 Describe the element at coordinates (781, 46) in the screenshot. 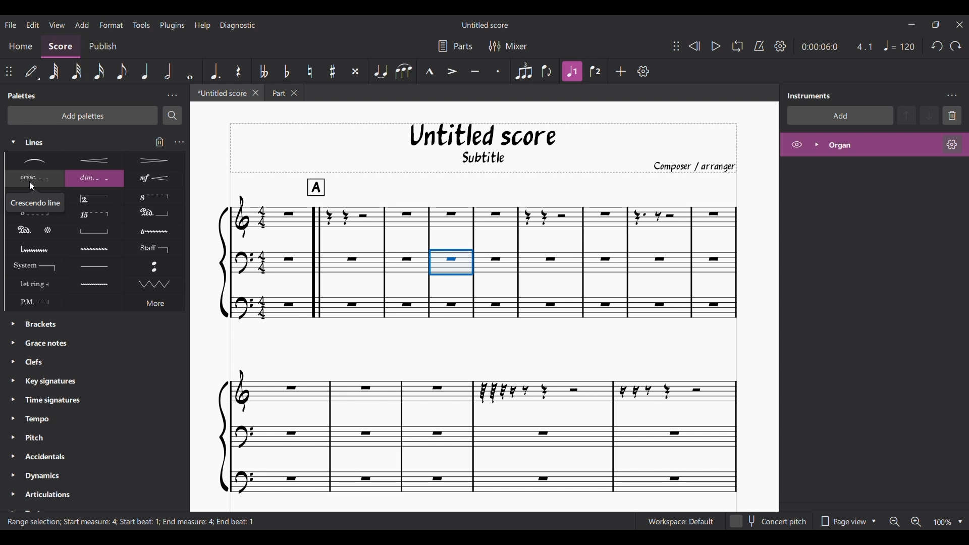

I see `Playback settings` at that location.